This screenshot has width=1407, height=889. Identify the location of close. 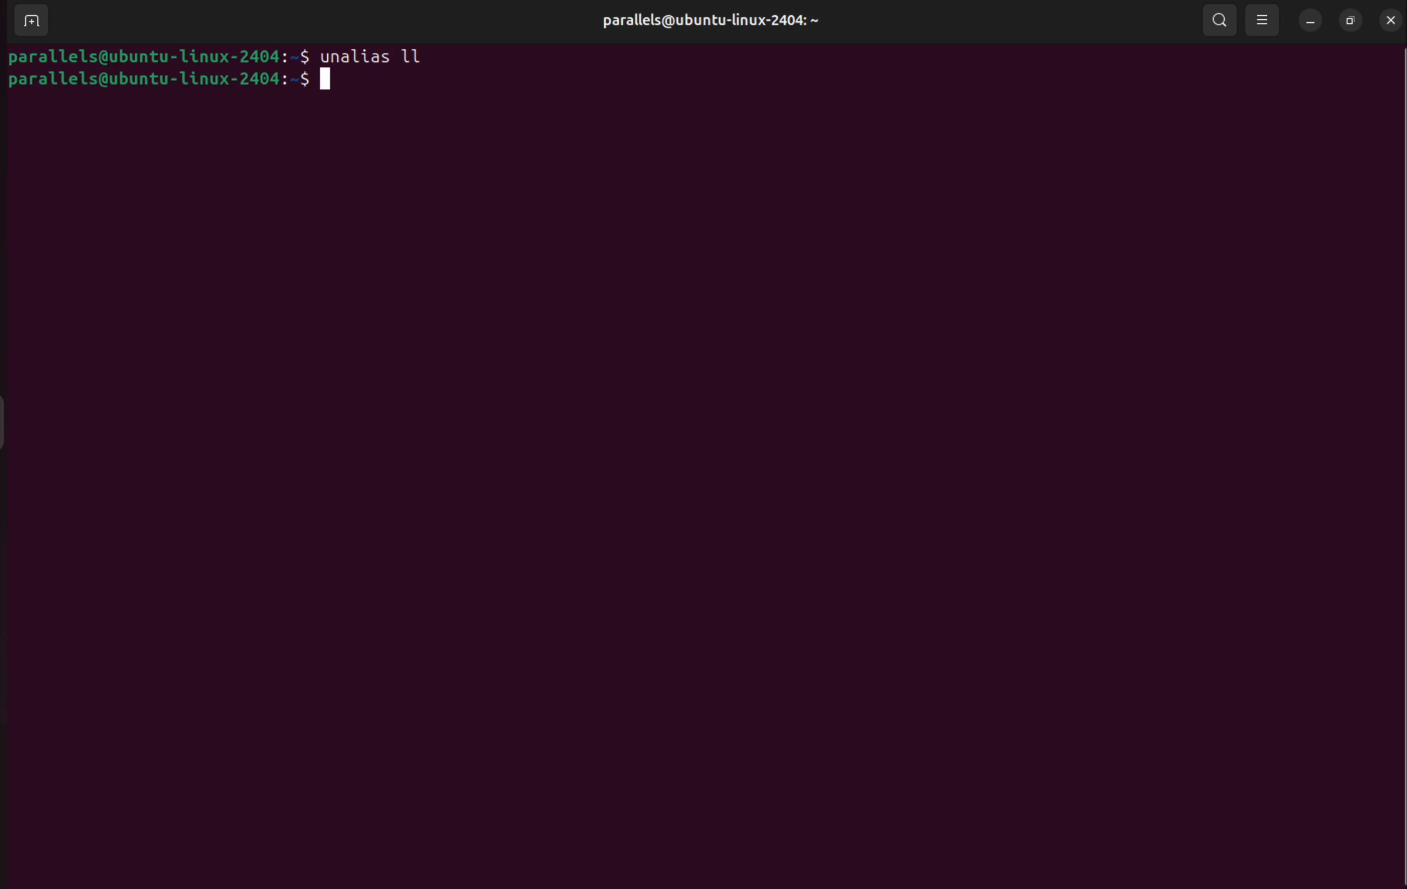
(1387, 19).